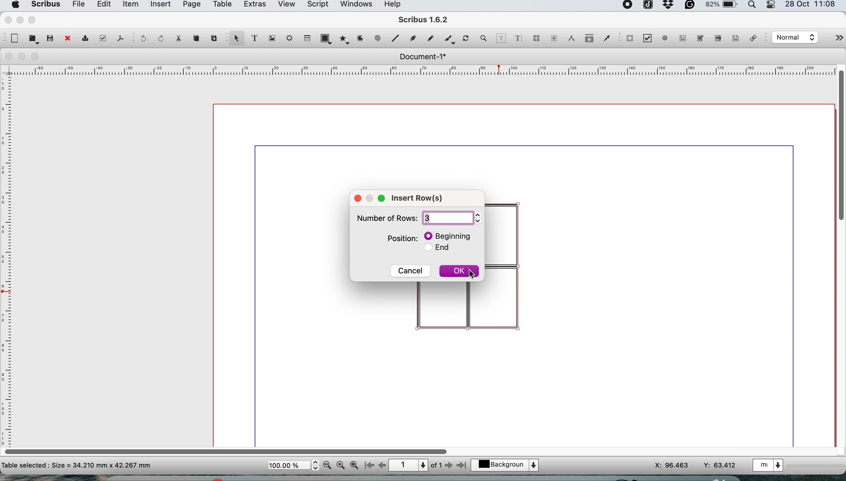 The width and height of the screenshot is (846, 481). I want to click on link text frames, so click(536, 39).